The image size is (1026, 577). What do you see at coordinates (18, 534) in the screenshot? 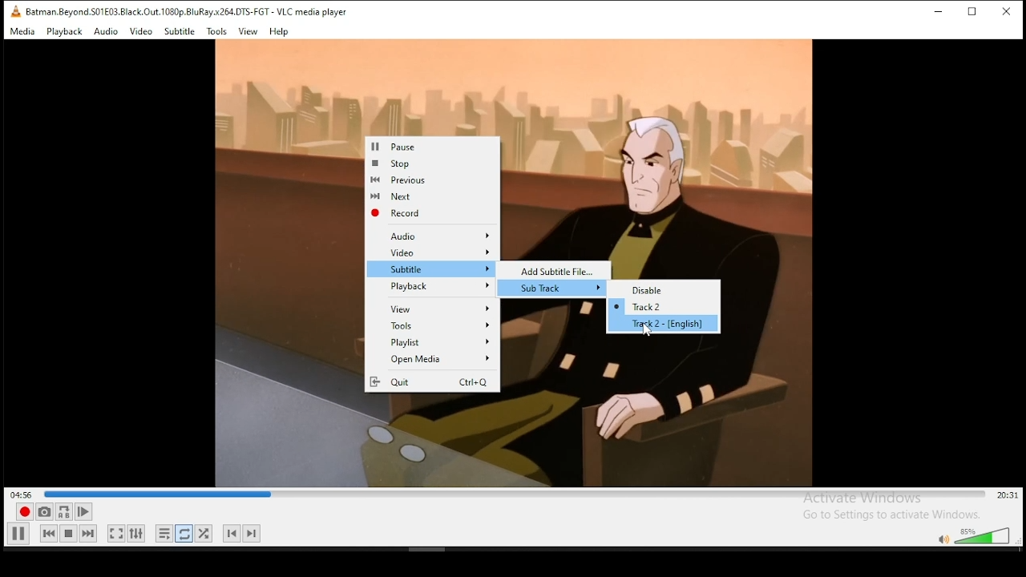
I see `play` at bounding box center [18, 534].